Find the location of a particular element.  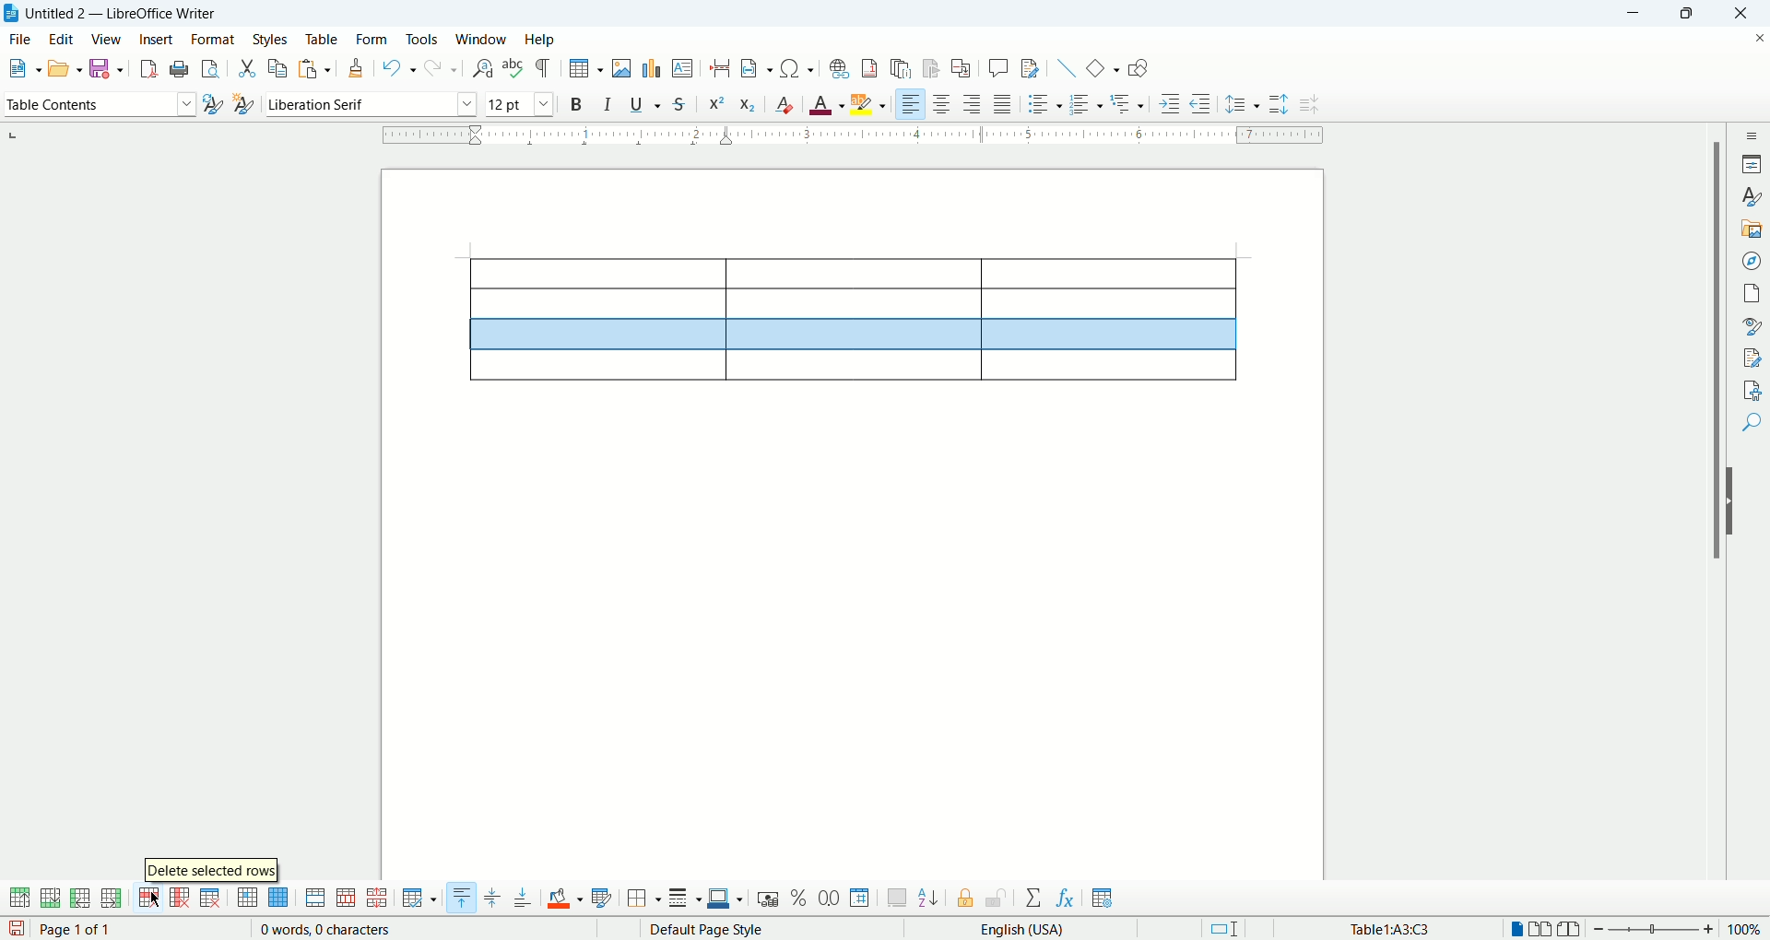

insert table is located at coordinates (585, 69).